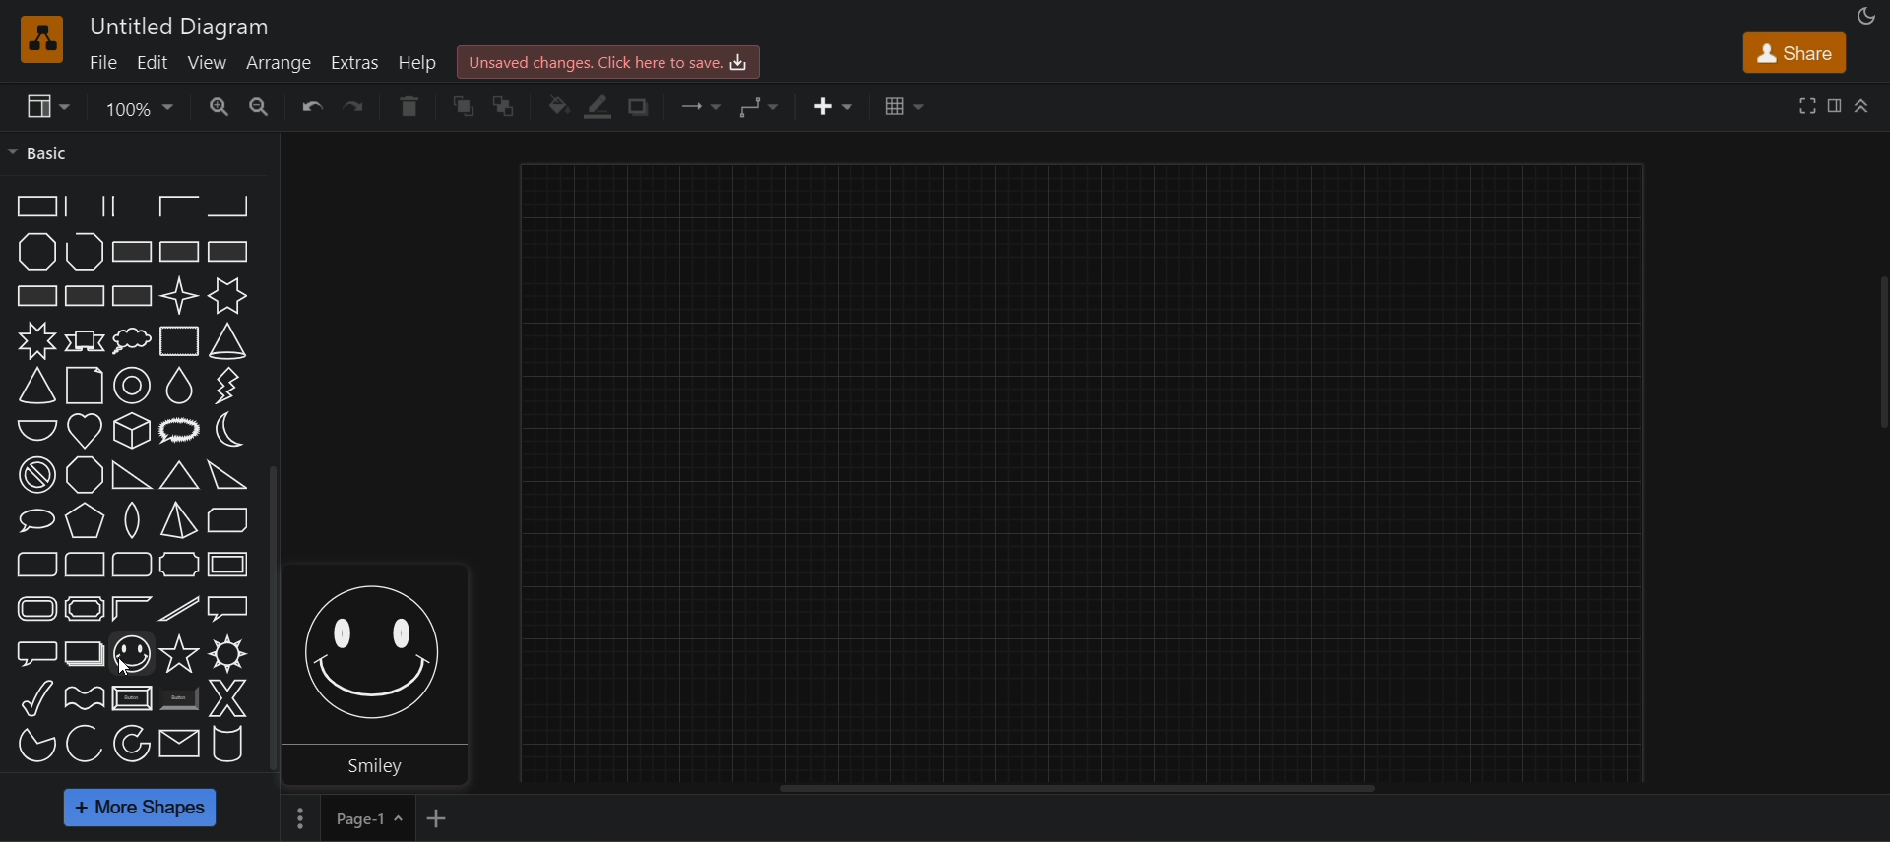 The height and width of the screenshot is (842, 1890). Describe the element at coordinates (42, 151) in the screenshot. I see `basic` at that location.